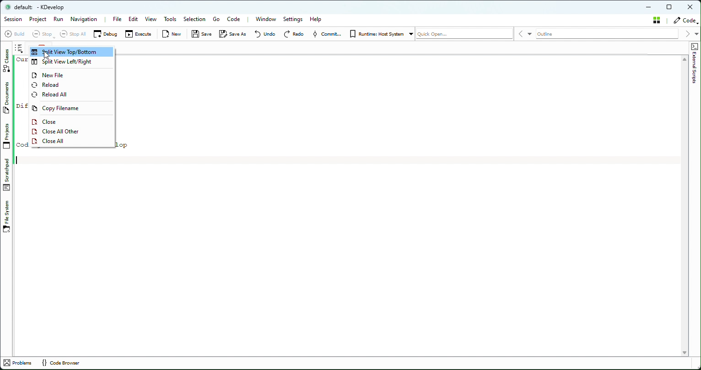  Describe the element at coordinates (465, 34) in the screenshot. I see `Quick open` at that location.